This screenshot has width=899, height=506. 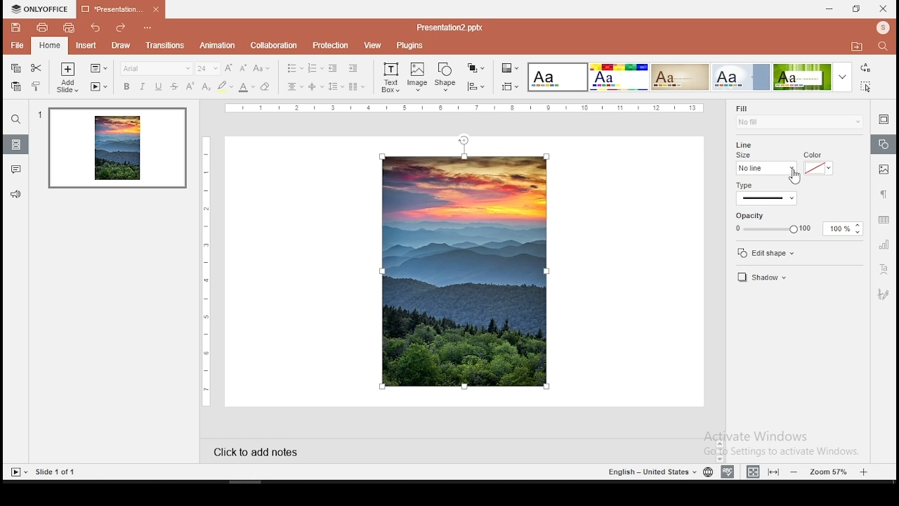 I want to click on paragraph settings, so click(x=882, y=194).